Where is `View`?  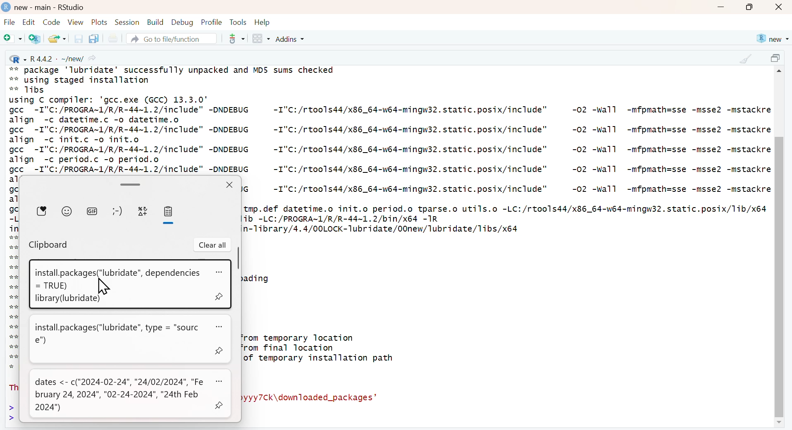 View is located at coordinates (76, 22).